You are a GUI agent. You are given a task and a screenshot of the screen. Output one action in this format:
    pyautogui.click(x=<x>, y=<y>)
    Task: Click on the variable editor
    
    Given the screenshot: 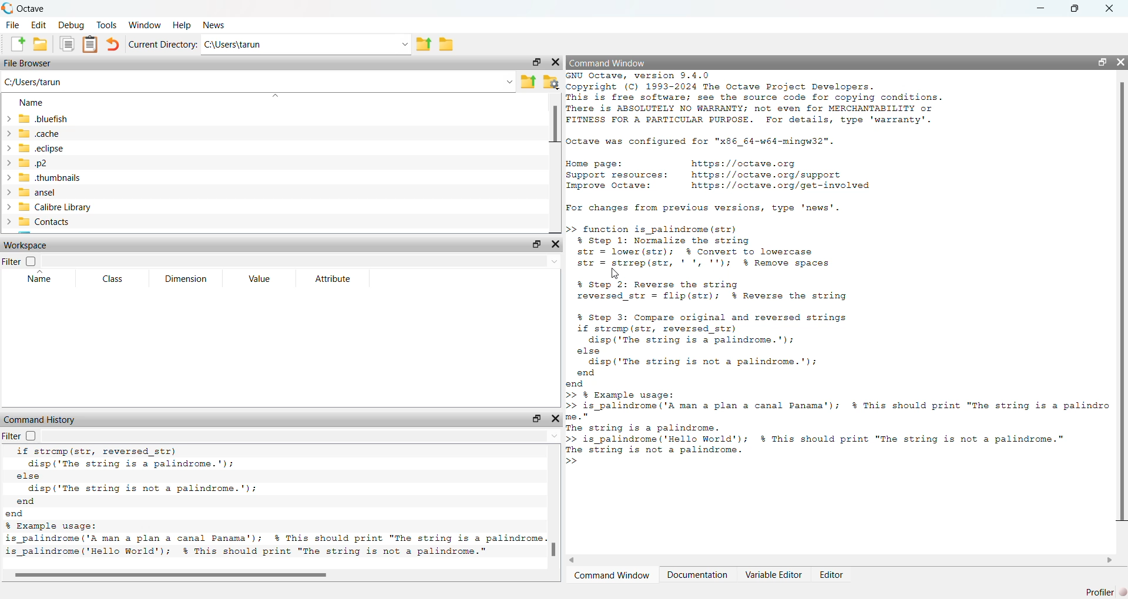 What is the action you would take?
    pyautogui.click(x=774, y=574)
    